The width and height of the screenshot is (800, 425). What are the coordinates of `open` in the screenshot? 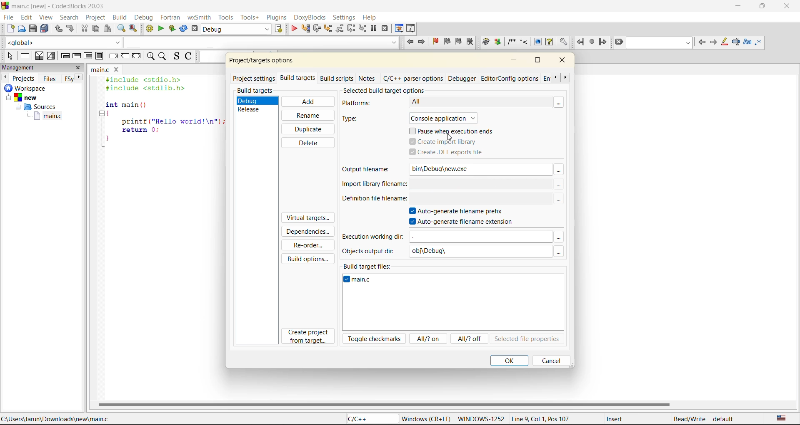 It's located at (22, 29).